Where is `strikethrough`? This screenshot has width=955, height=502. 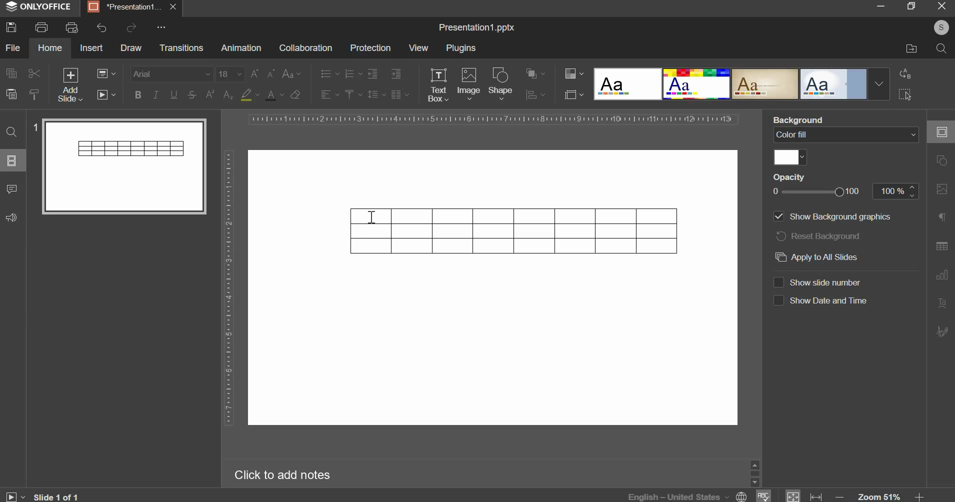
strikethrough is located at coordinates (191, 94).